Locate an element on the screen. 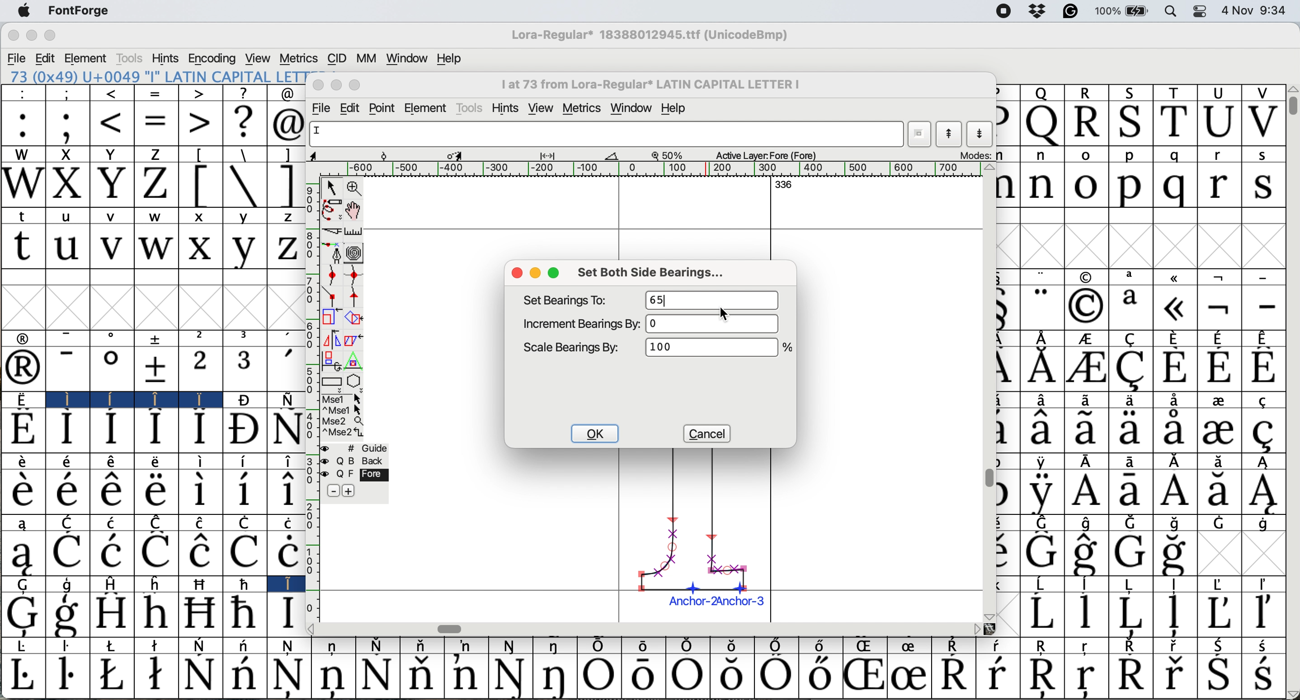 This screenshot has height=700, width=1300. - is located at coordinates (1265, 307).